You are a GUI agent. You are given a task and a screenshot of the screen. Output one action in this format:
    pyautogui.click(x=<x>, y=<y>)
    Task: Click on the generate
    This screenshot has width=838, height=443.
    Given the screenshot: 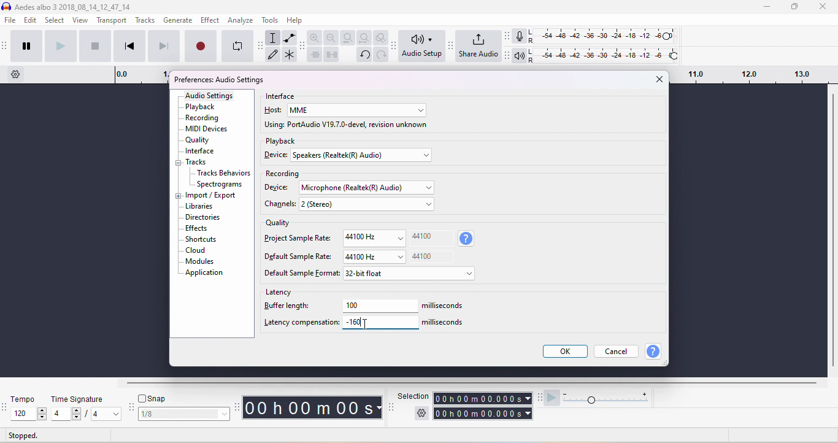 What is the action you would take?
    pyautogui.click(x=179, y=21)
    